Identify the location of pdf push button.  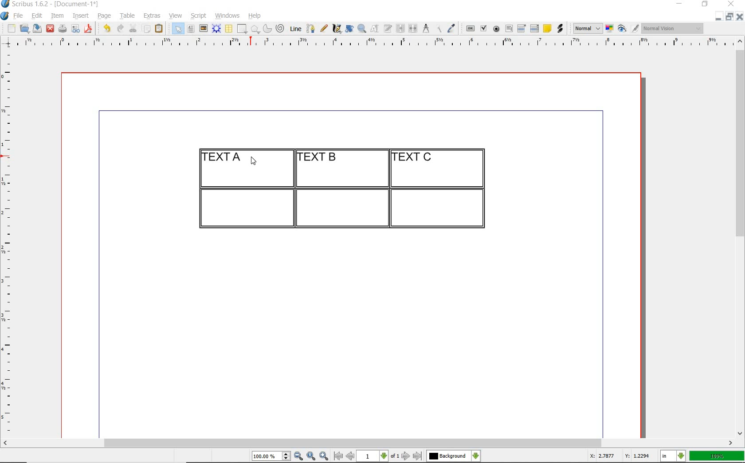
(471, 29).